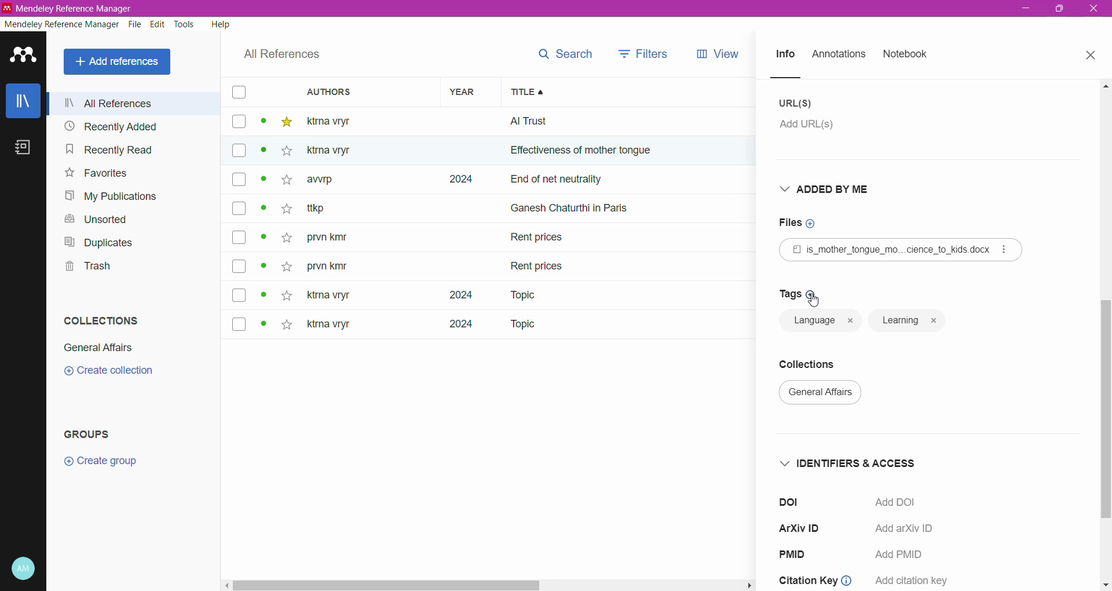  Describe the element at coordinates (906, 320) in the screenshot. I see `learning` at that location.